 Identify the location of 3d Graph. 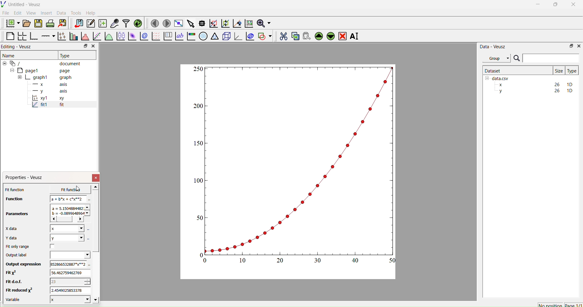
(237, 36).